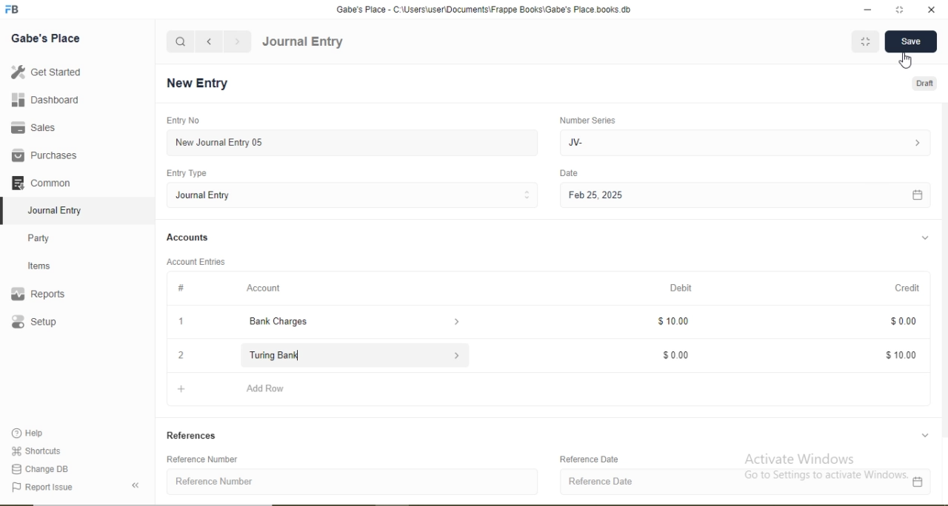  I want to click on Bank Charges, so click(347, 322).